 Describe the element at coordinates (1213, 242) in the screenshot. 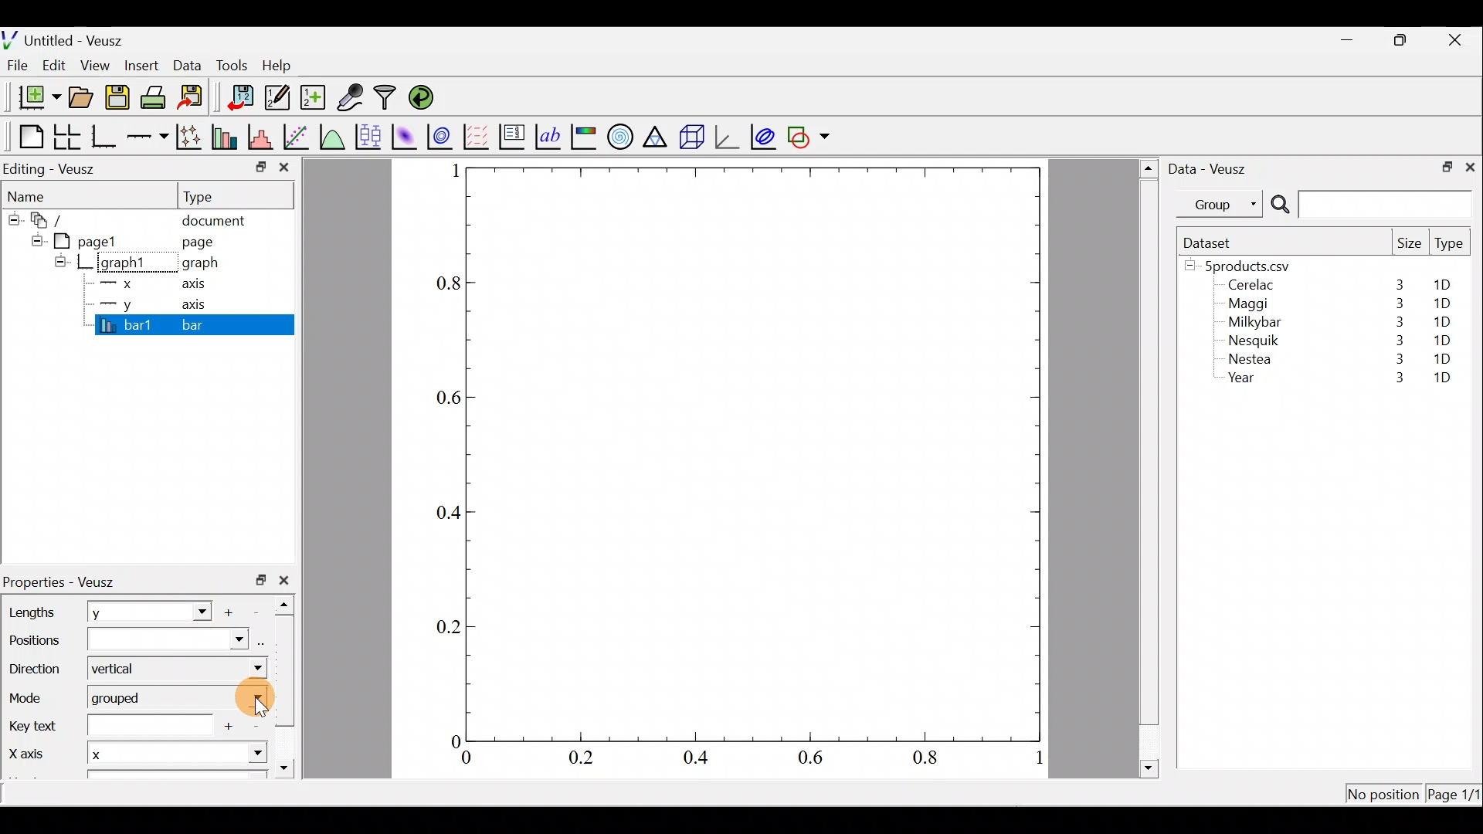

I see `Dataset` at that location.